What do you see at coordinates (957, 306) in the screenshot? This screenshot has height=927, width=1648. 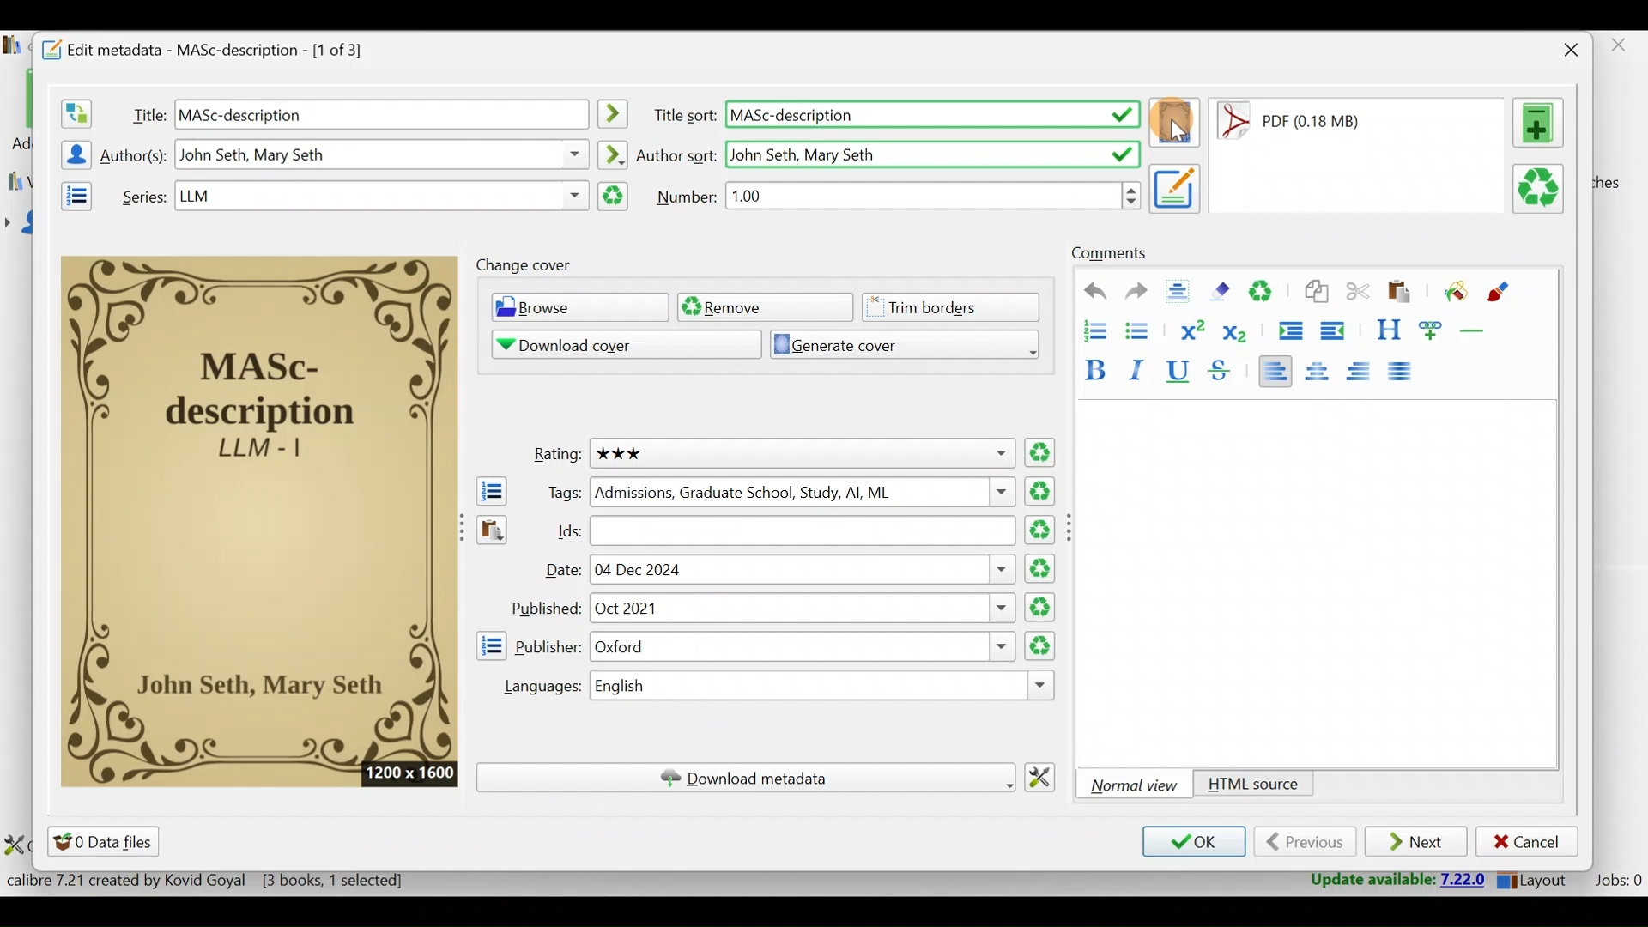 I see `Trim borders` at bounding box center [957, 306].